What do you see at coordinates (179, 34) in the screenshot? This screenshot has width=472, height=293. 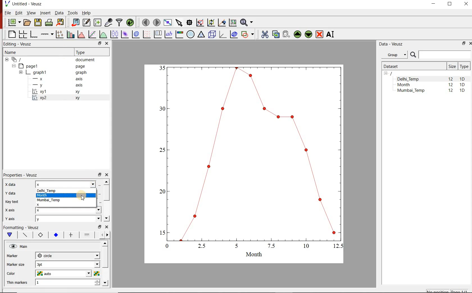 I see `image color bar` at bounding box center [179, 34].